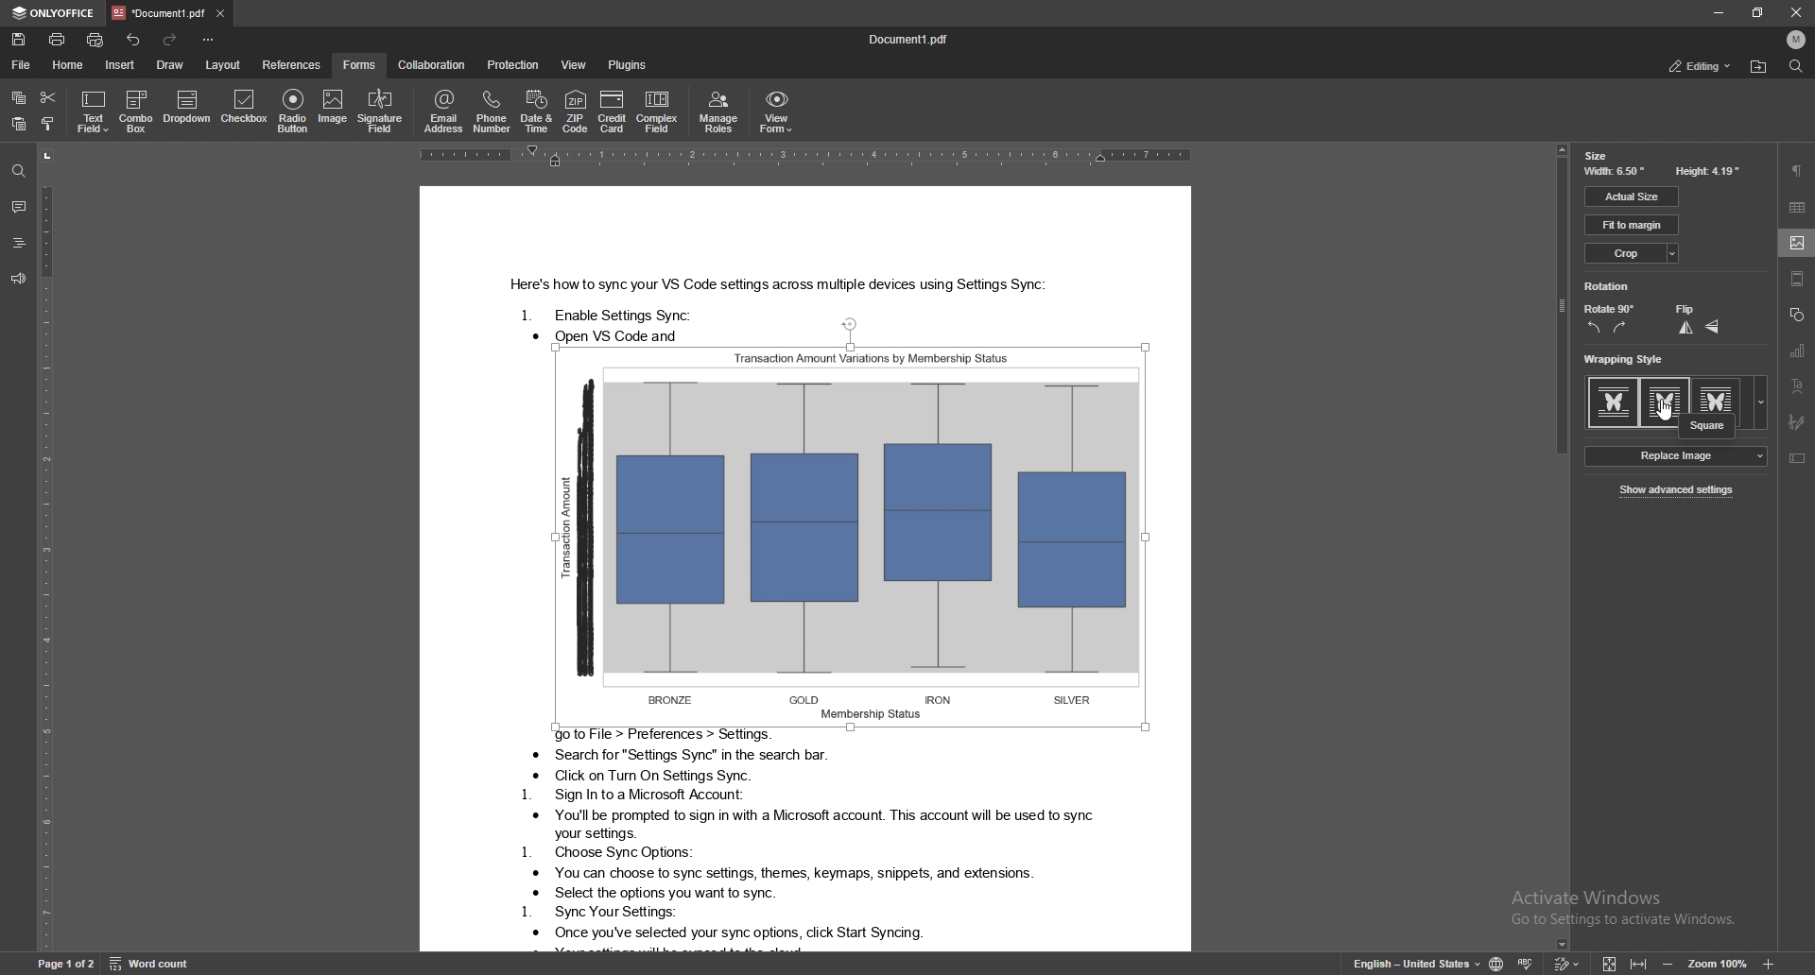  I want to click on insert, so click(120, 65).